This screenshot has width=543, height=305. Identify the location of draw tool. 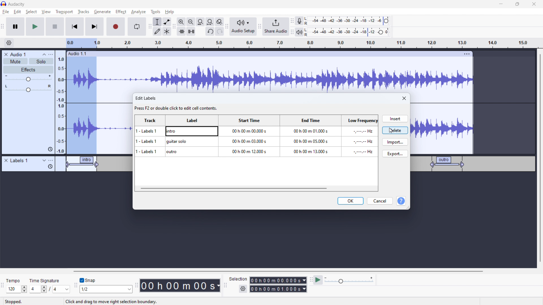
(157, 31).